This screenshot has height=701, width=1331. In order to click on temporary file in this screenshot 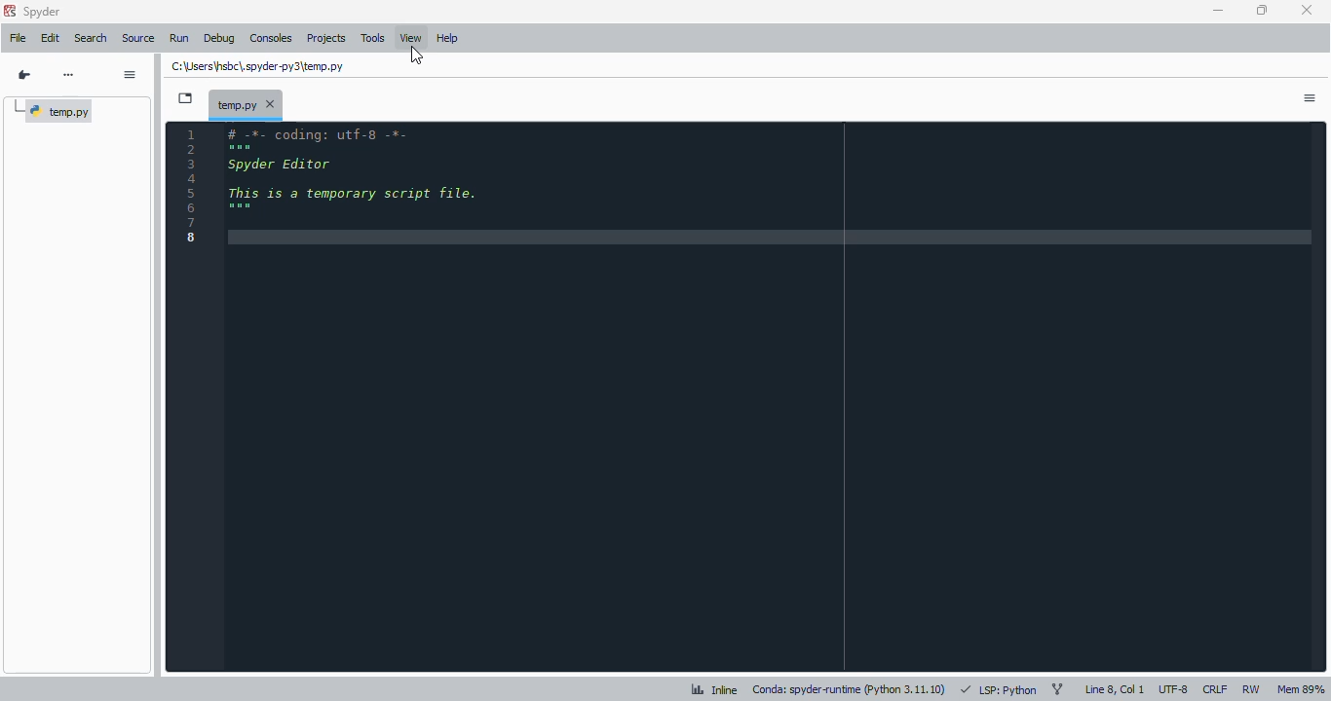, I will do `click(257, 67)`.